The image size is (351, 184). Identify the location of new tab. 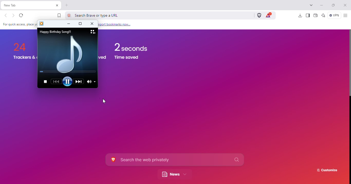
(24, 5).